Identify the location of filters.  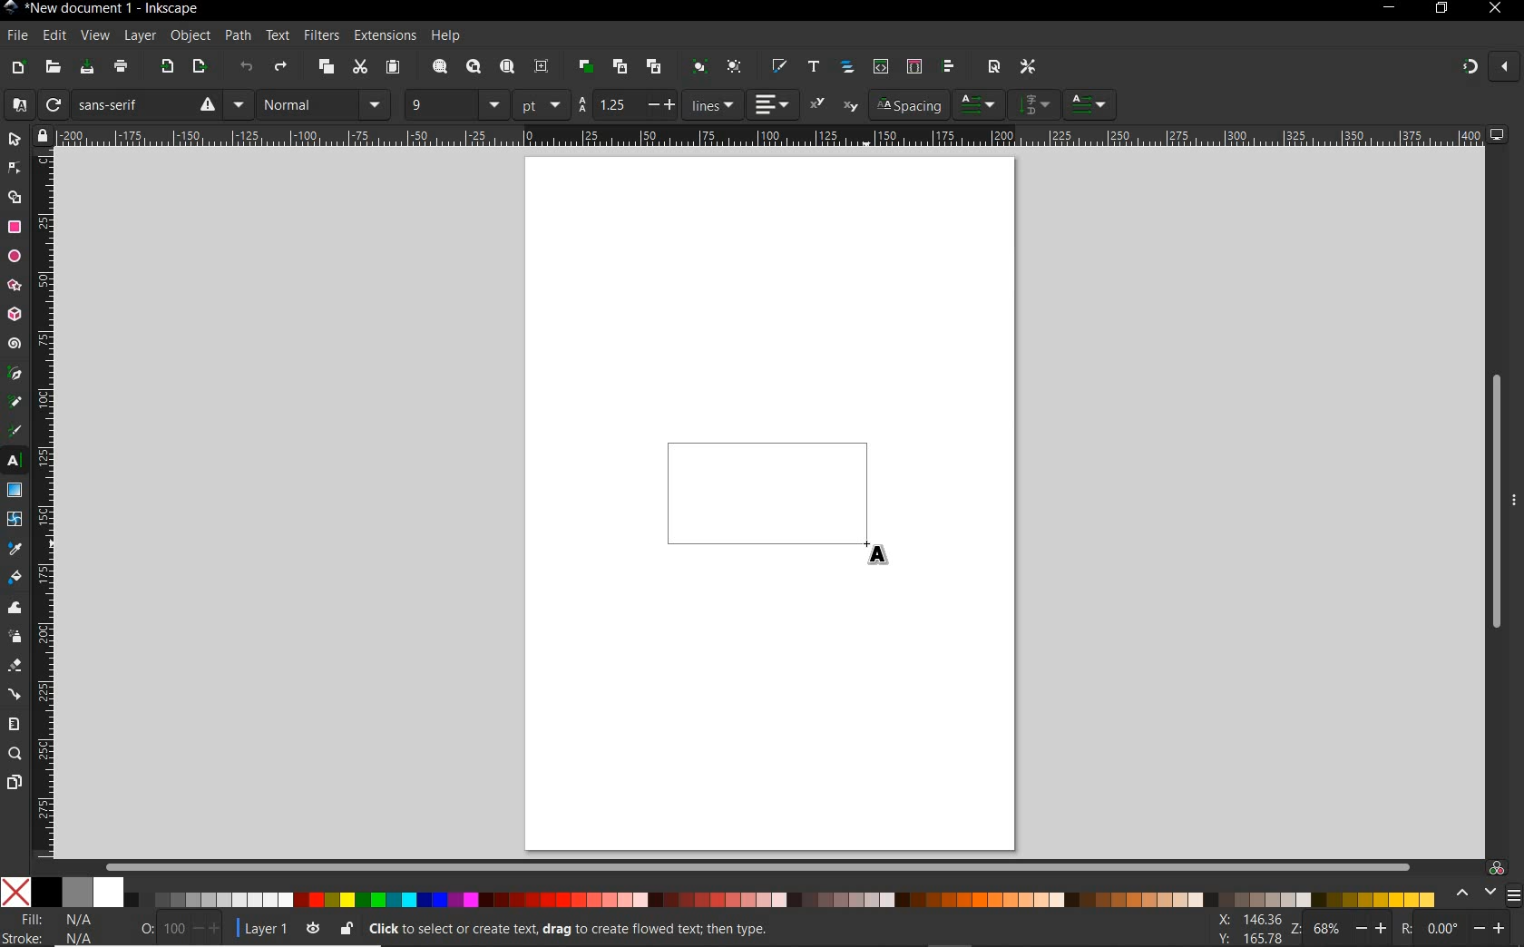
(320, 35).